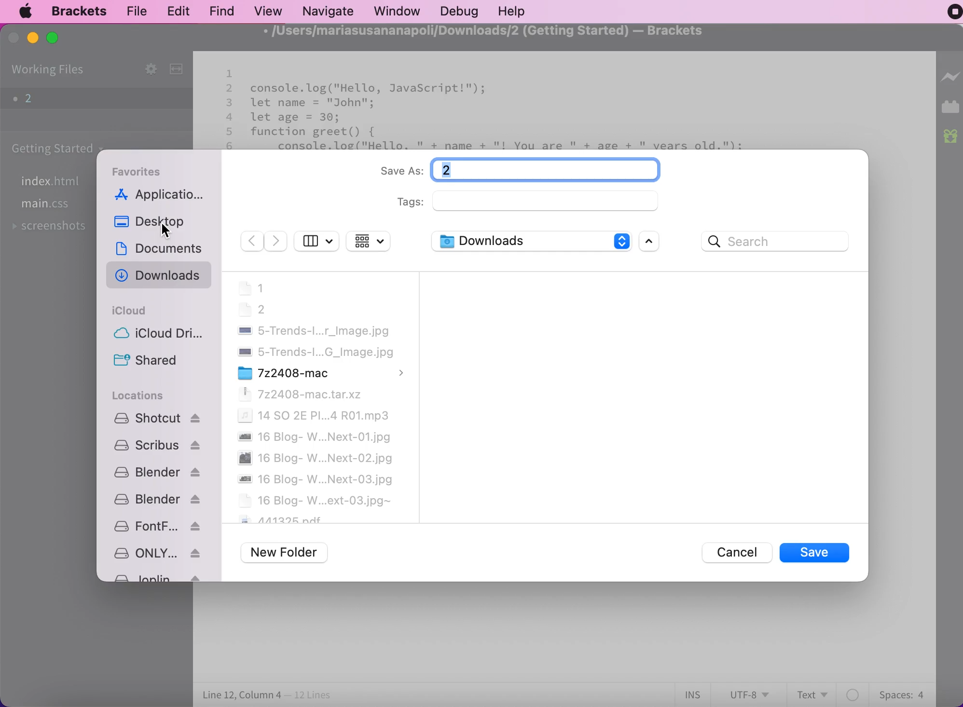 The width and height of the screenshot is (963, 707). Describe the element at coordinates (165, 230) in the screenshot. I see `cursor` at that location.